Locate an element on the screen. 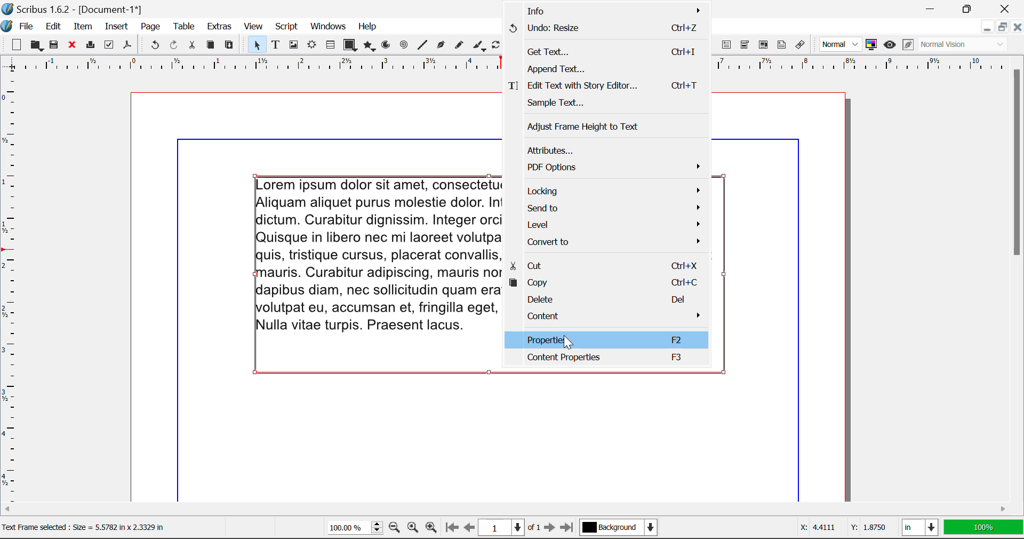 Image resolution: width=1024 pixels, height=539 pixels. Script is located at coordinates (287, 27).